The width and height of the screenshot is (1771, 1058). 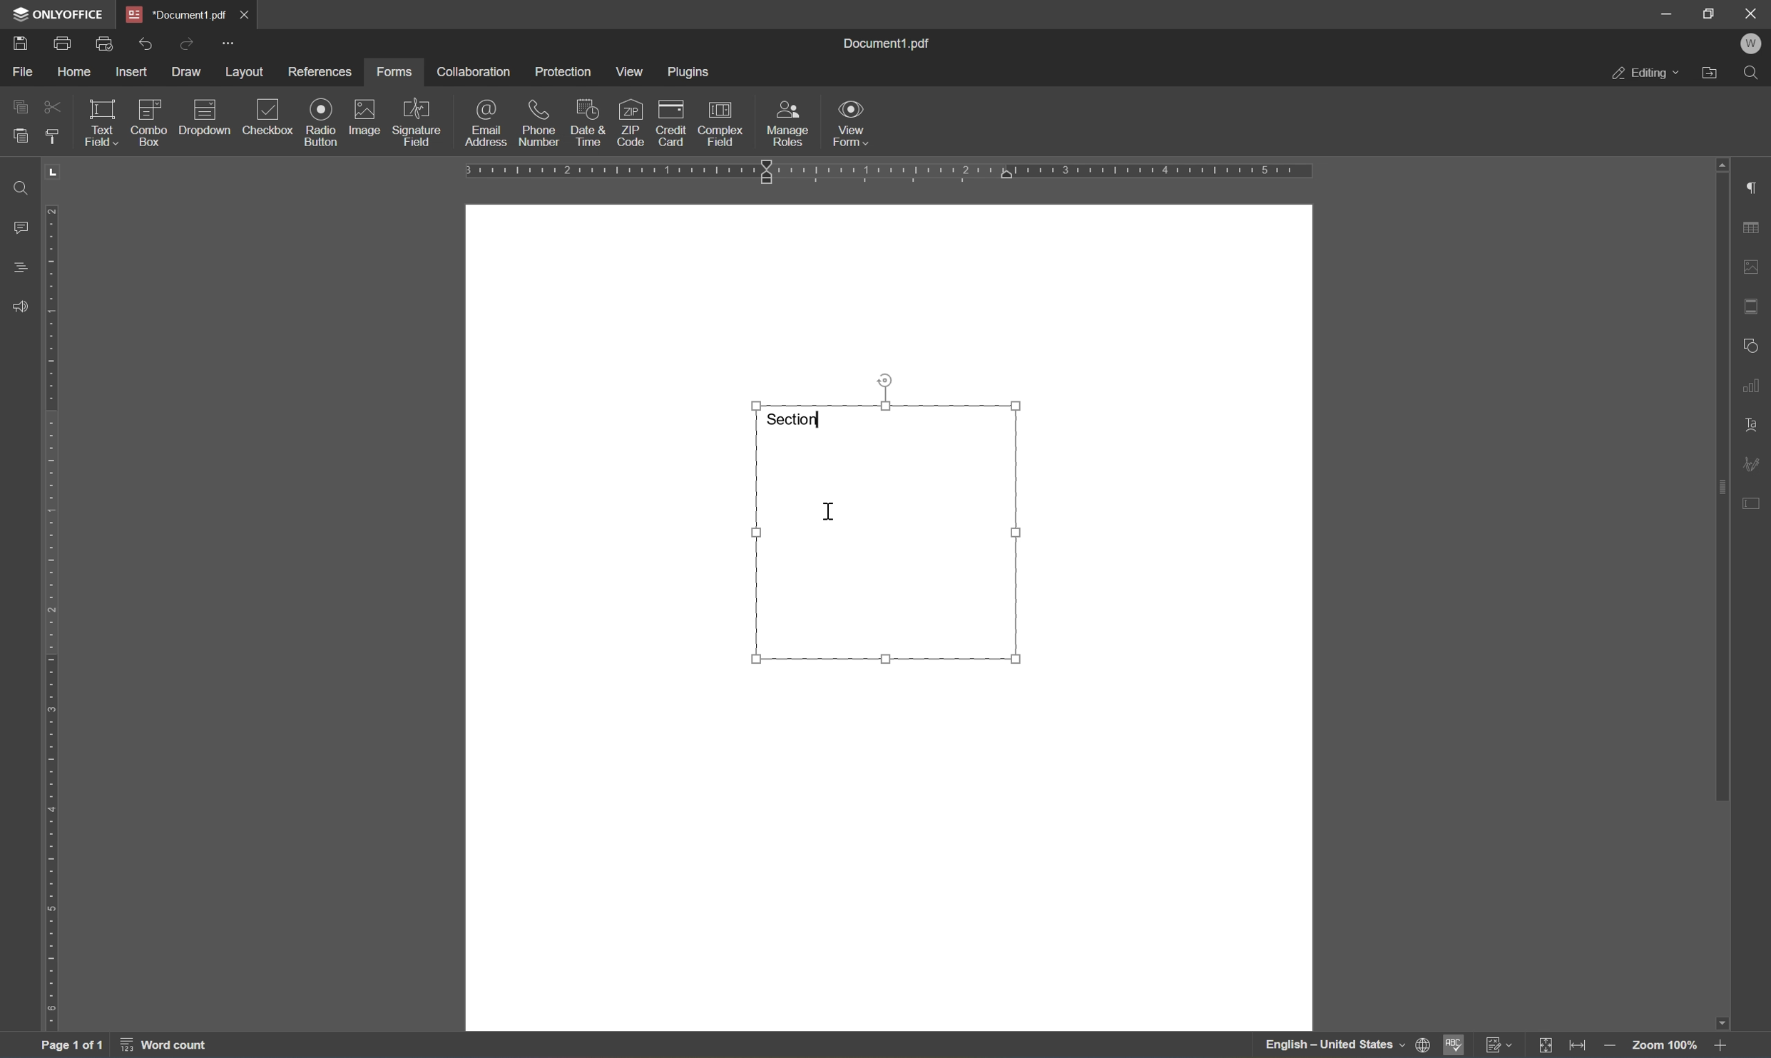 I want to click on date & time, so click(x=587, y=120).